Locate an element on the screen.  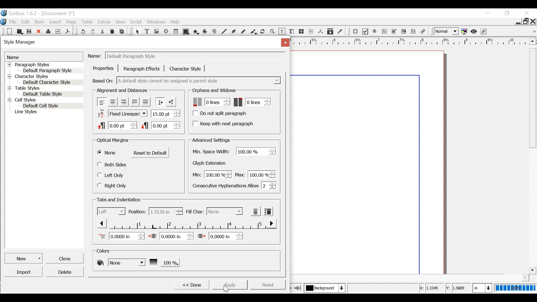
Align Right is located at coordinates (123, 102).